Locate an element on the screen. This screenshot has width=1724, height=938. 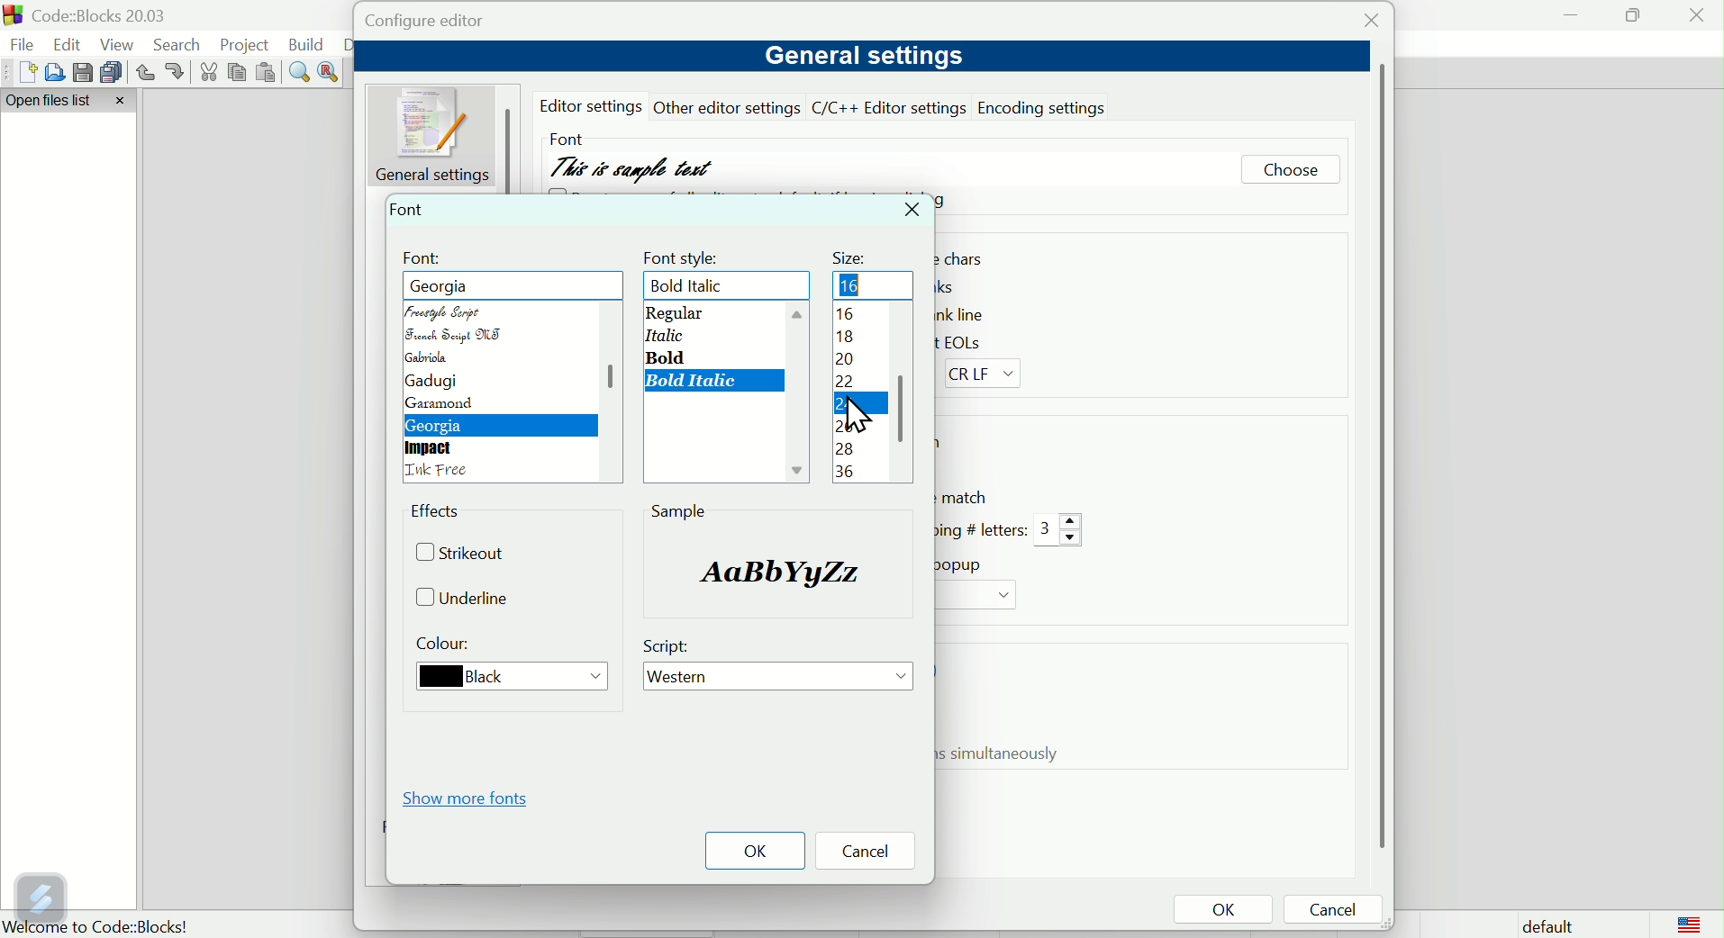
save is located at coordinates (80, 70).